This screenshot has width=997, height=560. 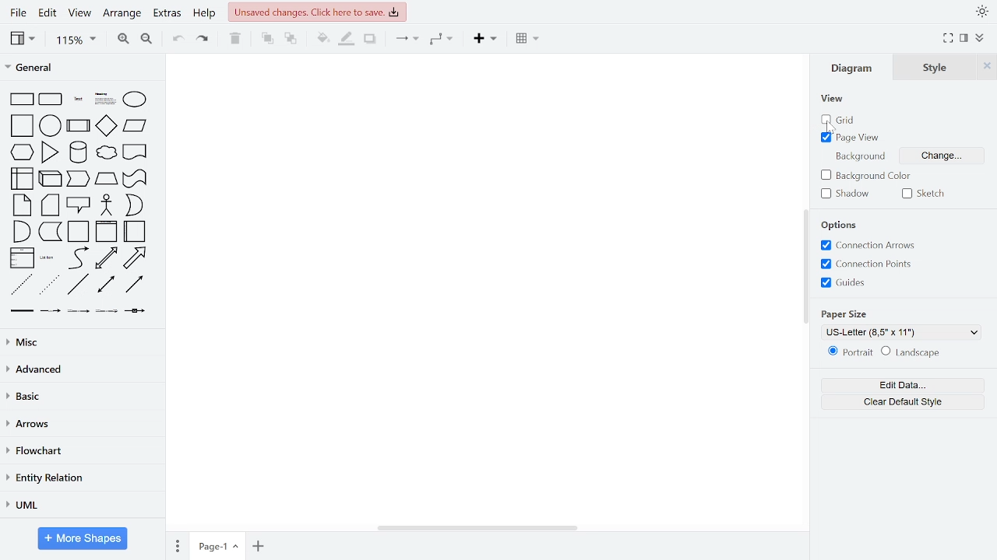 I want to click on cube, so click(x=50, y=180).